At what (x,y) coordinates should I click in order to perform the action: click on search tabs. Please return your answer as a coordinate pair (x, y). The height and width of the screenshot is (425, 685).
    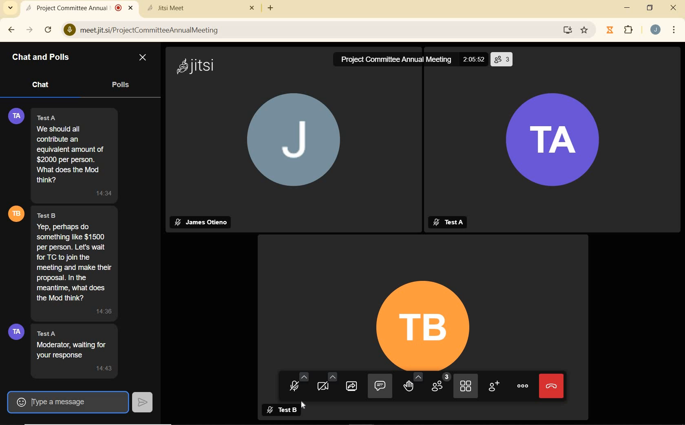
    Looking at the image, I should click on (11, 8).